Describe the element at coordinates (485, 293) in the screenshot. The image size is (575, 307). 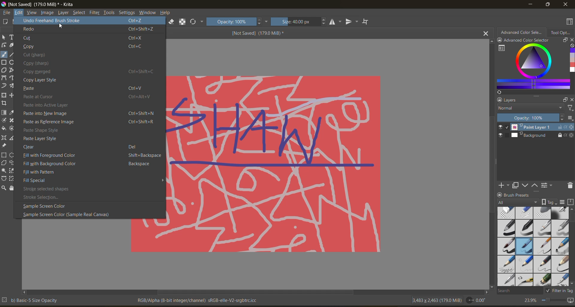
I see `scroll right` at that location.